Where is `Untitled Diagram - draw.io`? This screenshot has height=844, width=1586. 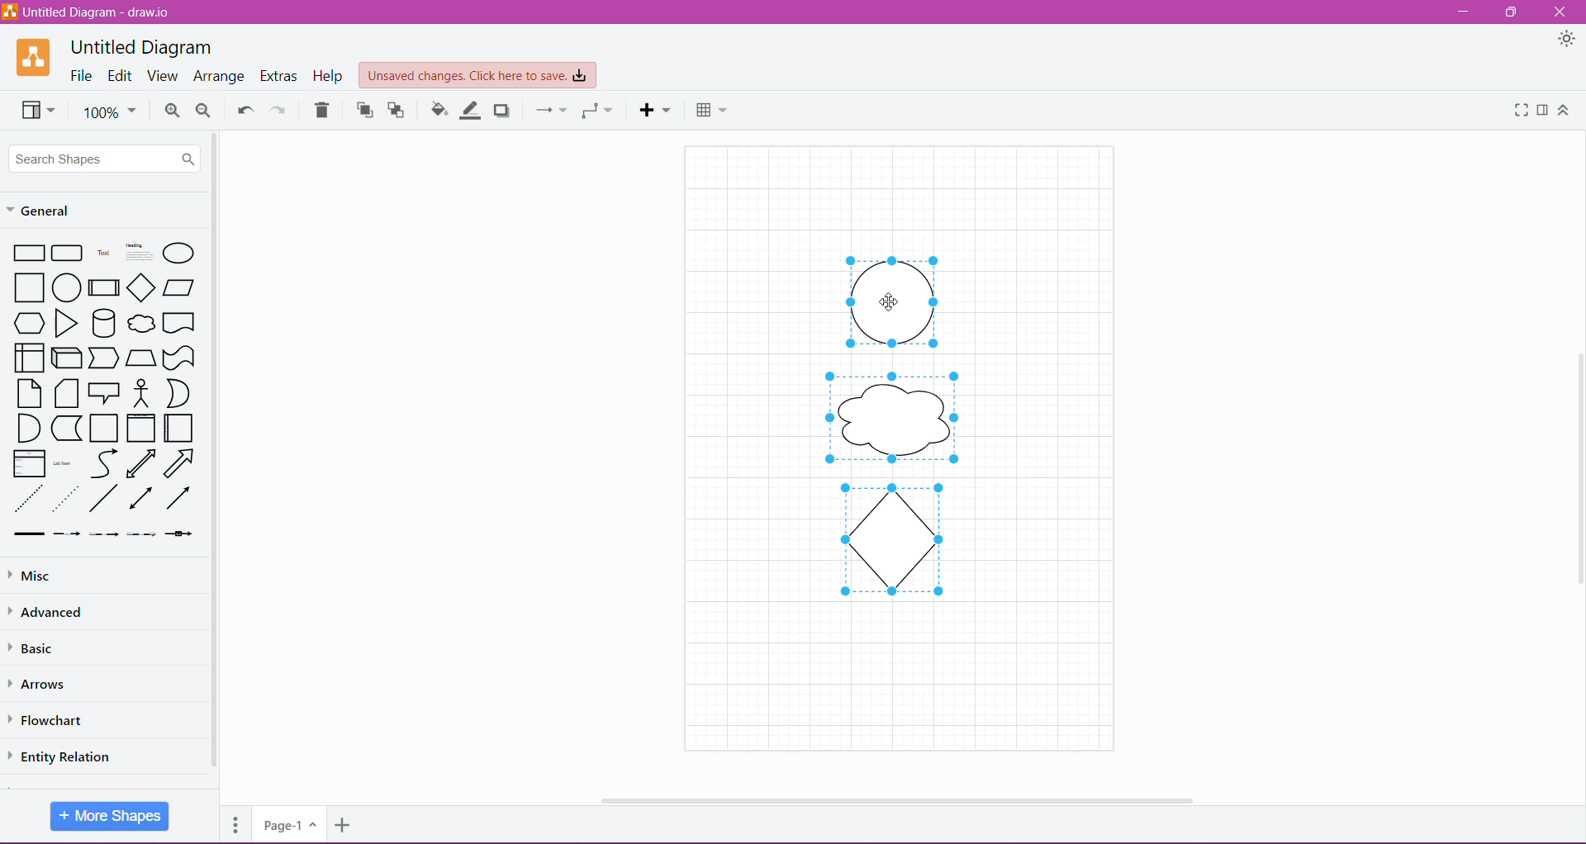 Untitled Diagram - draw.io is located at coordinates (93, 12).